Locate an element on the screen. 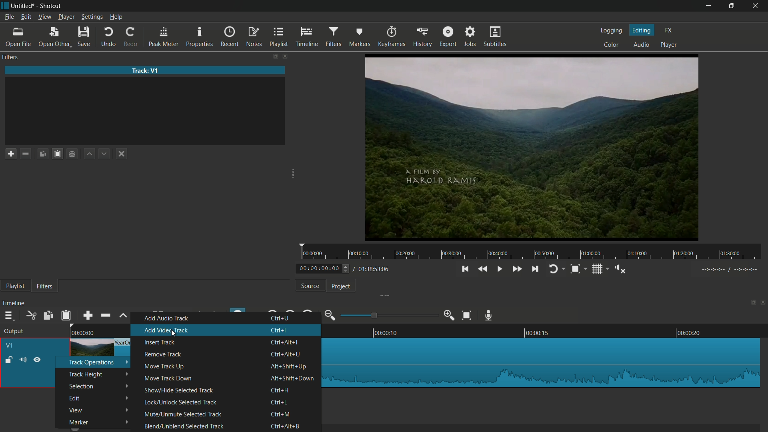 This screenshot has width=768, height=432. playlist is located at coordinates (15, 286).